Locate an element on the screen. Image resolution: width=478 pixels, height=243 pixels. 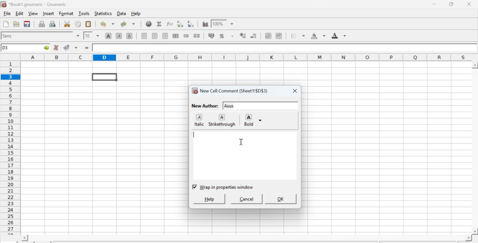
close is located at coordinates (295, 90).